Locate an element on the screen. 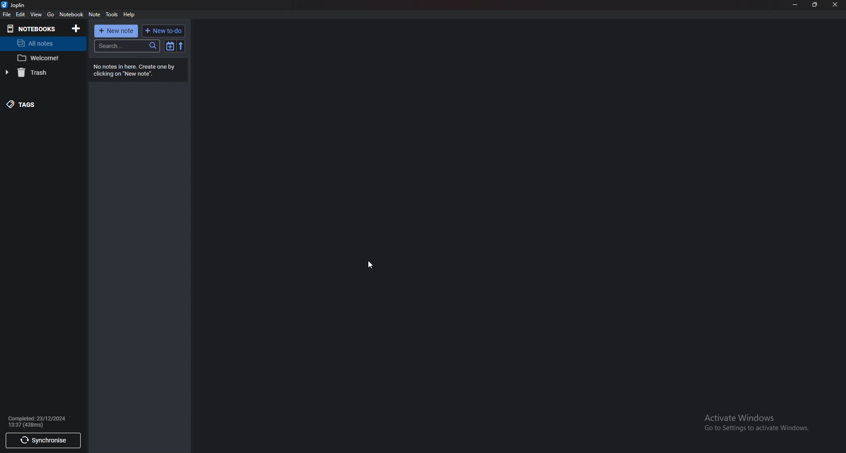 The width and height of the screenshot is (846, 453). notebooks is located at coordinates (33, 29).